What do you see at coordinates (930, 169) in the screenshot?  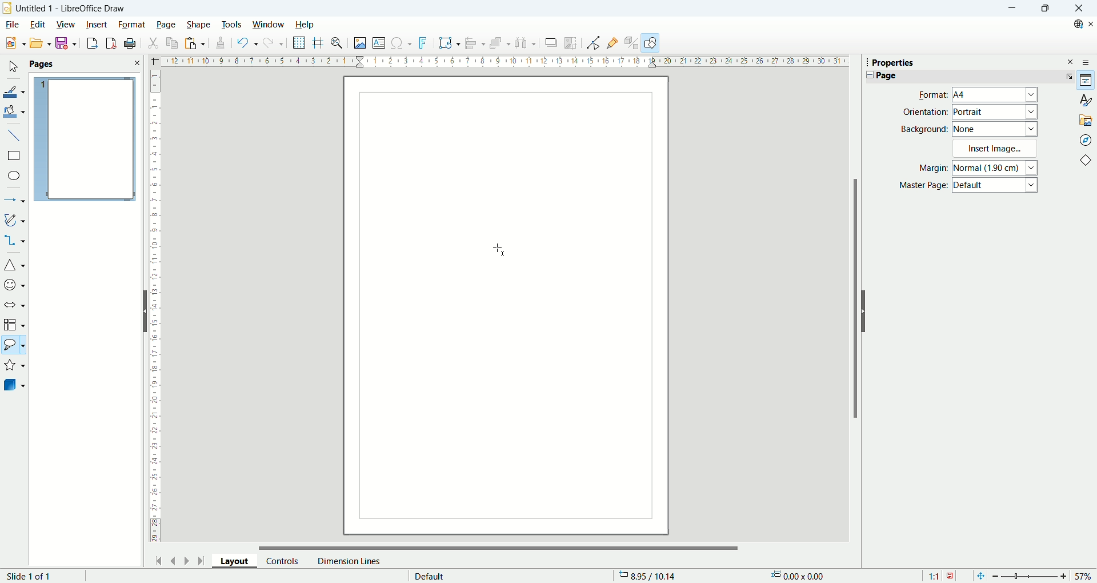 I see `Margin` at bounding box center [930, 169].